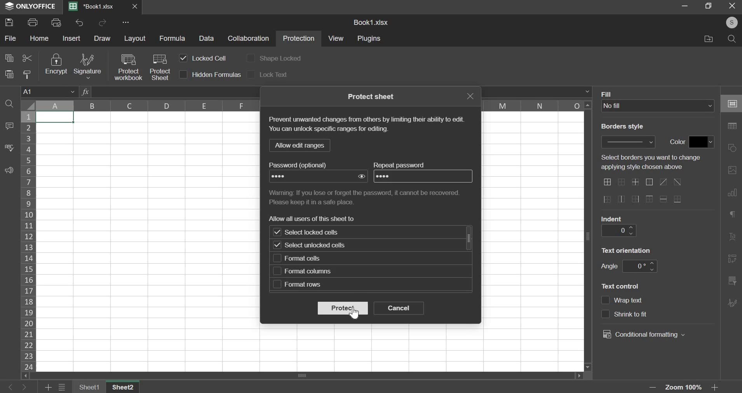  What do you see at coordinates (303, 165) in the screenshot?
I see `text` at bounding box center [303, 165].